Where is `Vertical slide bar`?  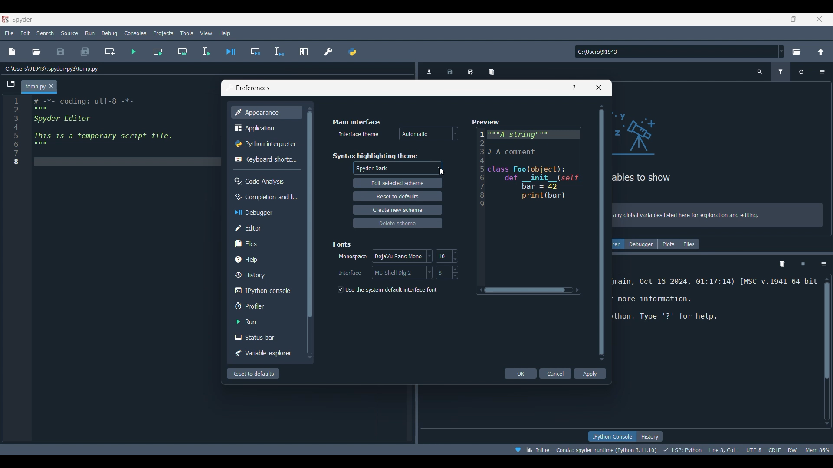 Vertical slide bar is located at coordinates (309, 232).